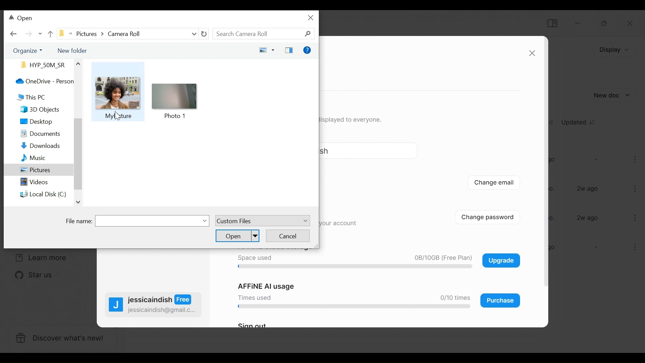 The height and width of the screenshot is (363, 645). What do you see at coordinates (77, 63) in the screenshot?
I see `` at bounding box center [77, 63].